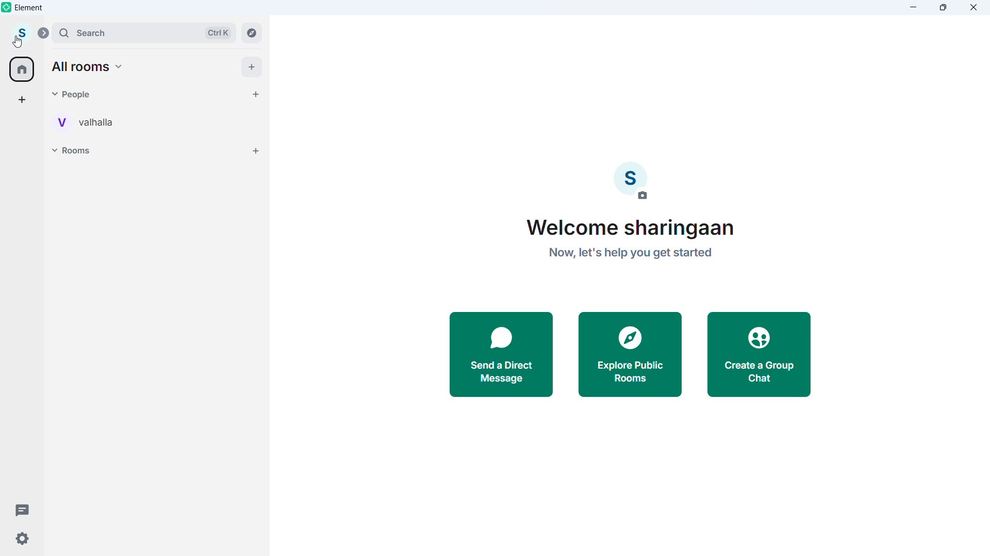 This screenshot has width=990, height=556. What do you see at coordinates (628, 229) in the screenshot?
I see `Welcome sharingaan` at bounding box center [628, 229].